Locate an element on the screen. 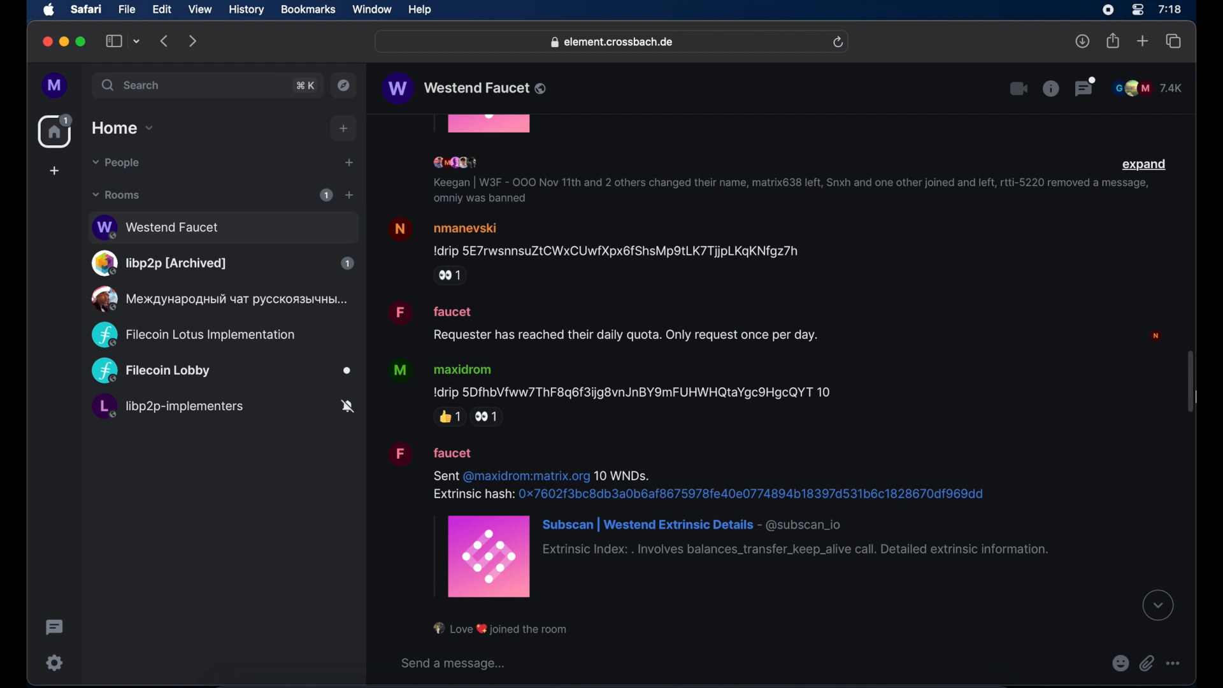 The image size is (1223, 688). public room is located at coordinates (193, 335).